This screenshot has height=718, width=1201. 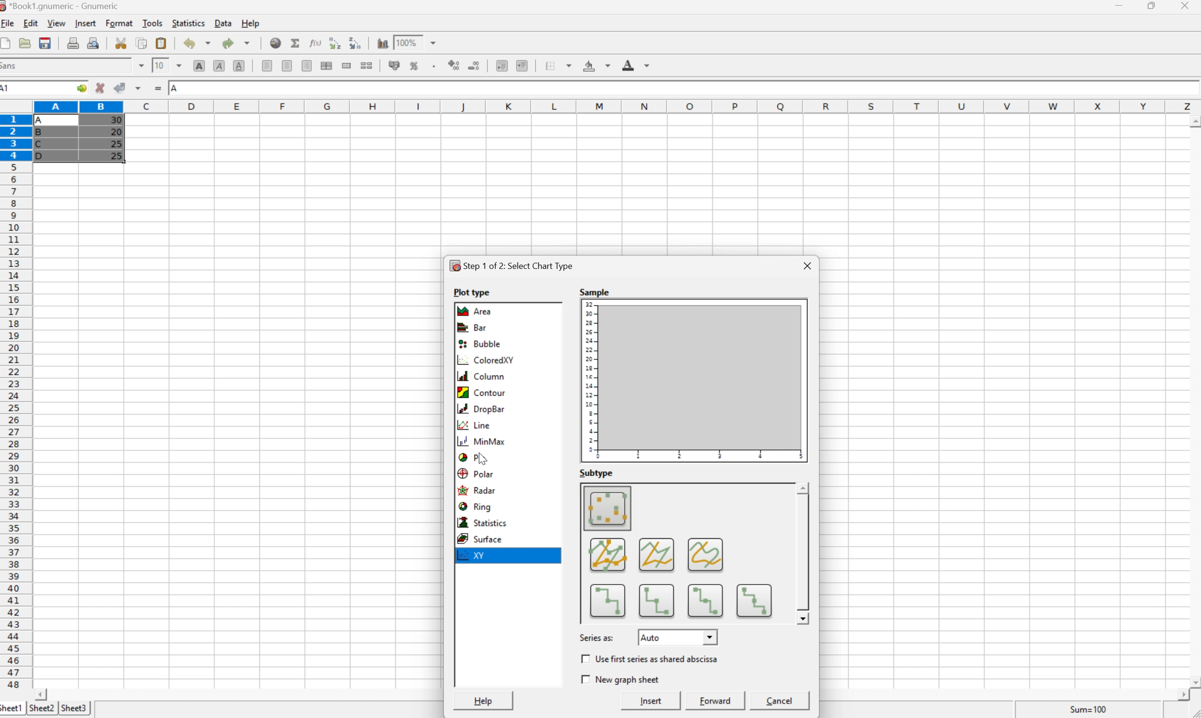 What do you see at coordinates (511, 266) in the screenshot?
I see `Step 1 of 2: Select Chart Type` at bounding box center [511, 266].